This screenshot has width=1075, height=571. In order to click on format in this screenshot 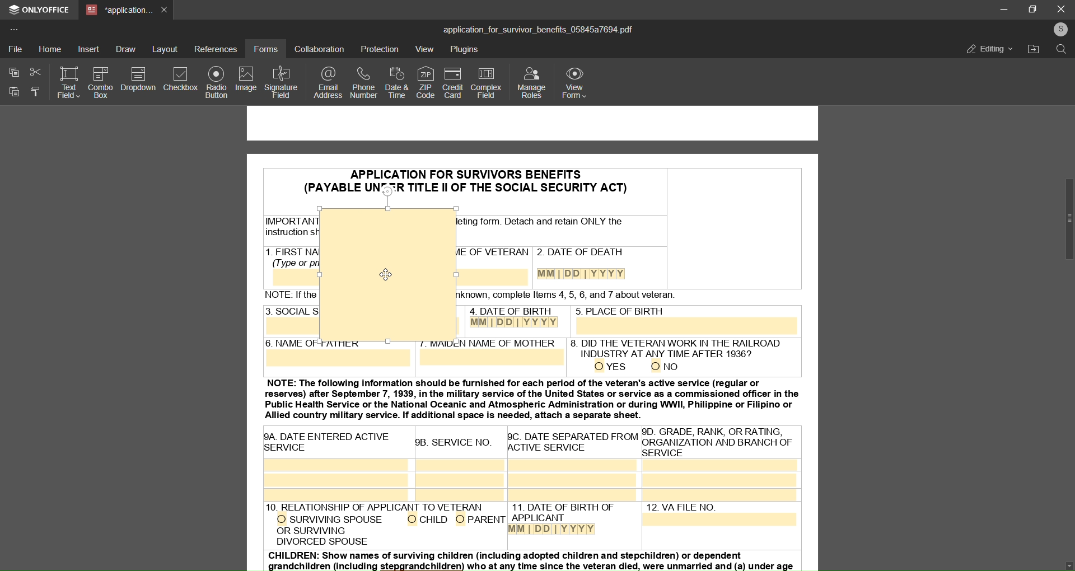, I will do `click(34, 93)`.